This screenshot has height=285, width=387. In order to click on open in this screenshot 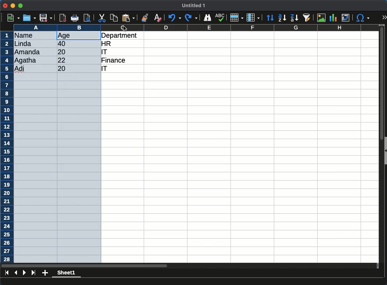, I will do `click(29, 18)`.